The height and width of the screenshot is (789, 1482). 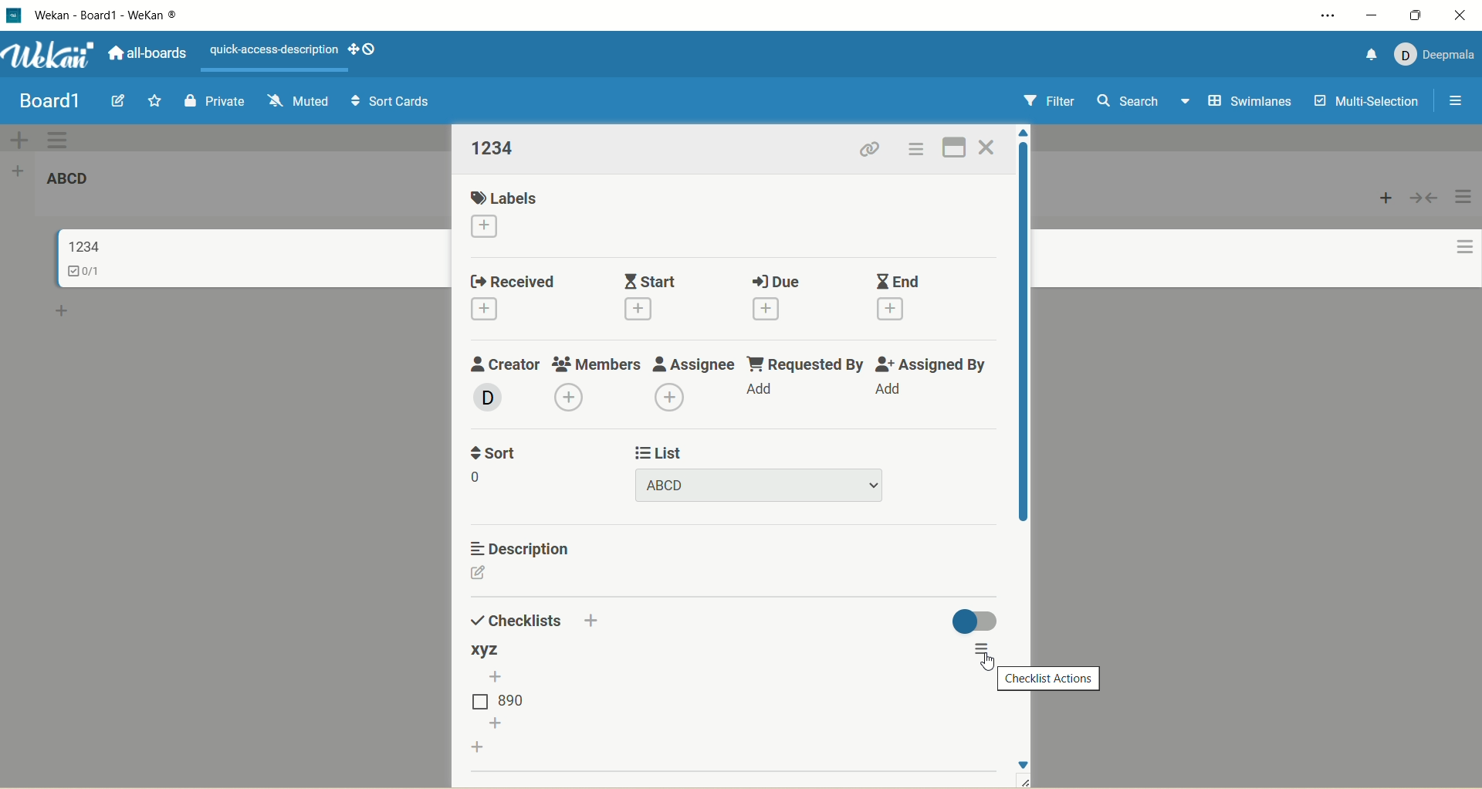 What do you see at coordinates (488, 650) in the screenshot?
I see `checklist added` at bounding box center [488, 650].